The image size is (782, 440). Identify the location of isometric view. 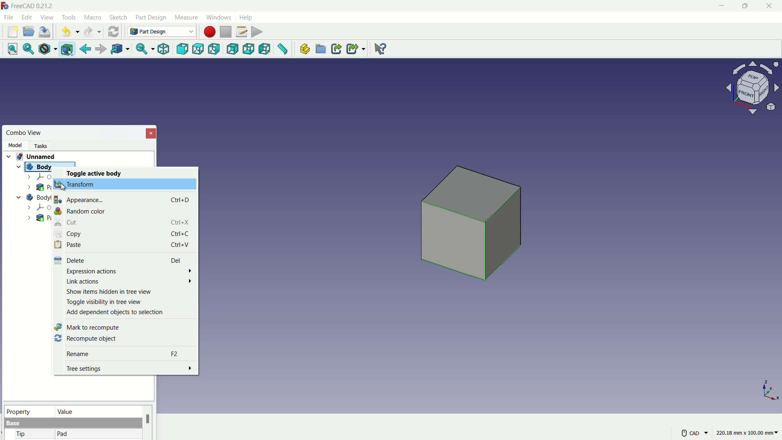
(163, 50).